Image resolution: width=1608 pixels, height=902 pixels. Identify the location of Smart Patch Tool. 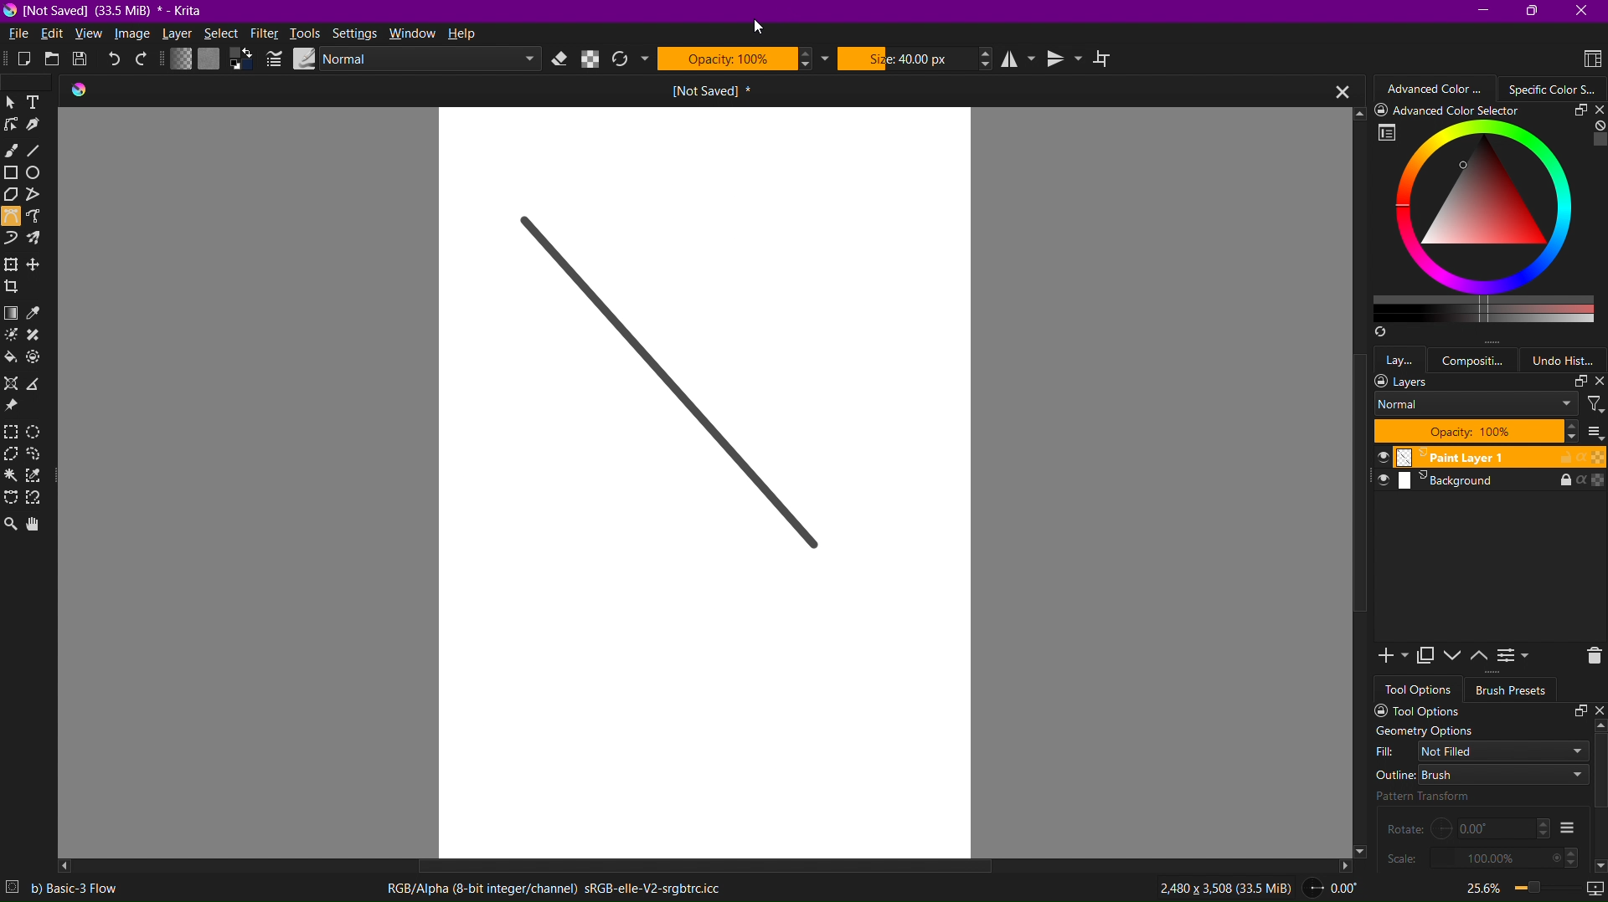
(40, 336).